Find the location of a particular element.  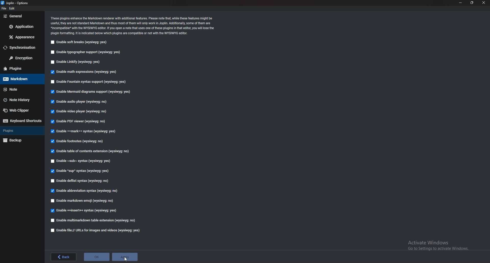

Enable abbreviation syntax is located at coordinates (85, 191).